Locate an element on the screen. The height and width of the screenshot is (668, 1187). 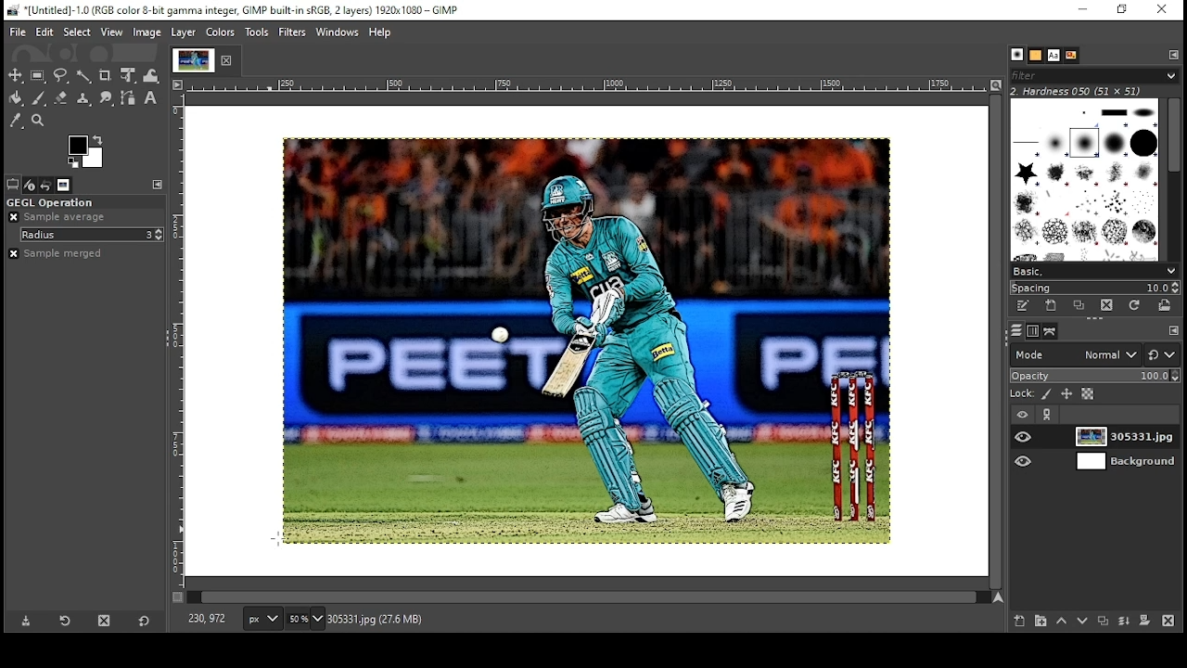
add mask is located at coordinates (1145, 623).